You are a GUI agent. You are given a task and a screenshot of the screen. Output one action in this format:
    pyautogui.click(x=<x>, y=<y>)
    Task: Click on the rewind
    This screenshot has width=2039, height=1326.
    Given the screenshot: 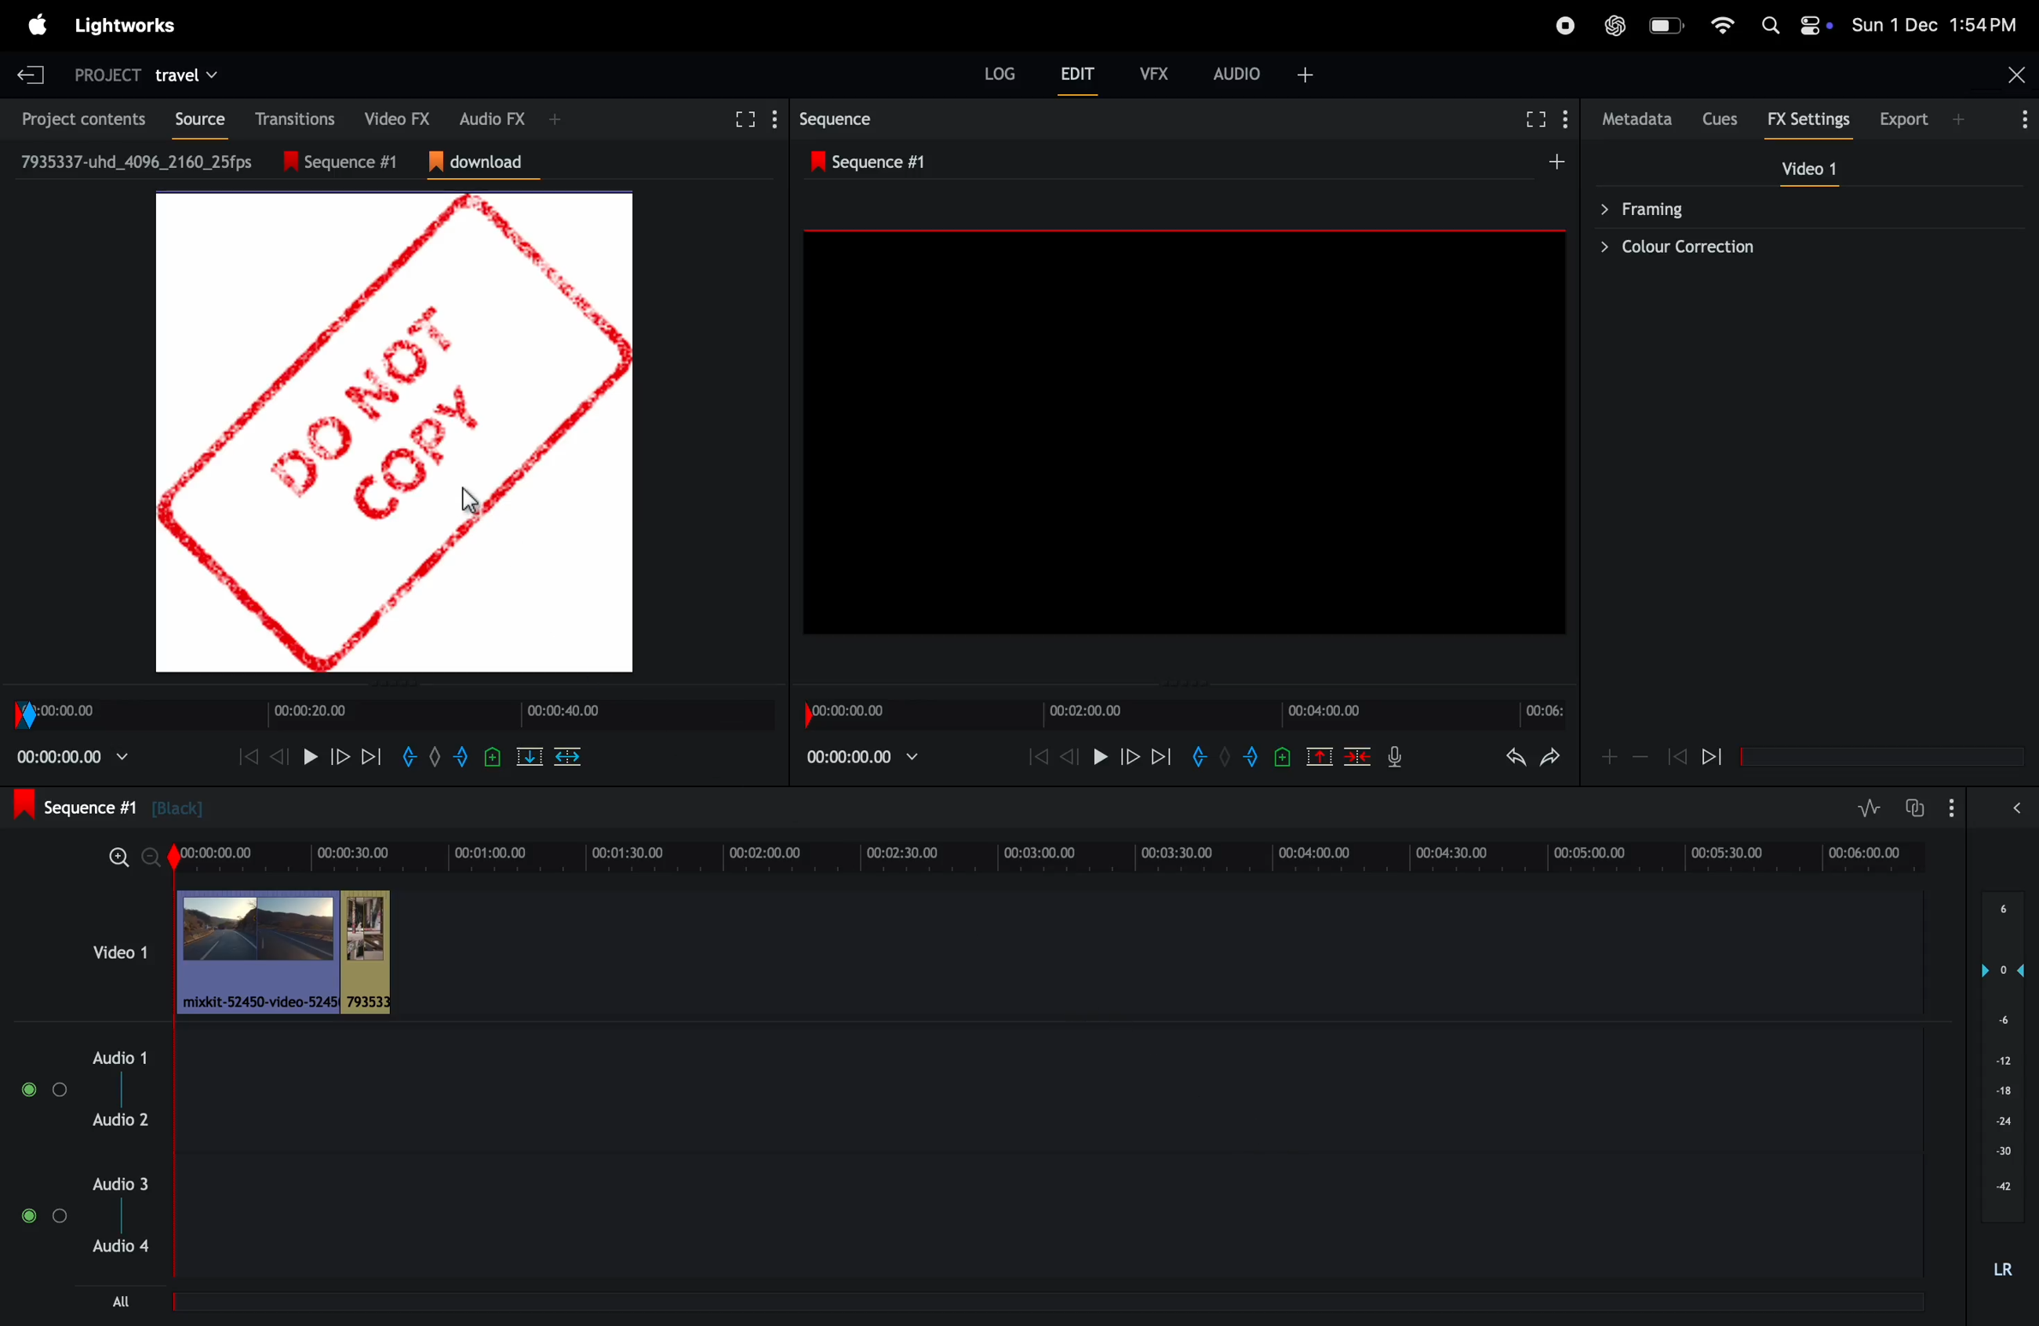 What is the action you would take?
    pyautogui.click(x=1356, y=756)
    